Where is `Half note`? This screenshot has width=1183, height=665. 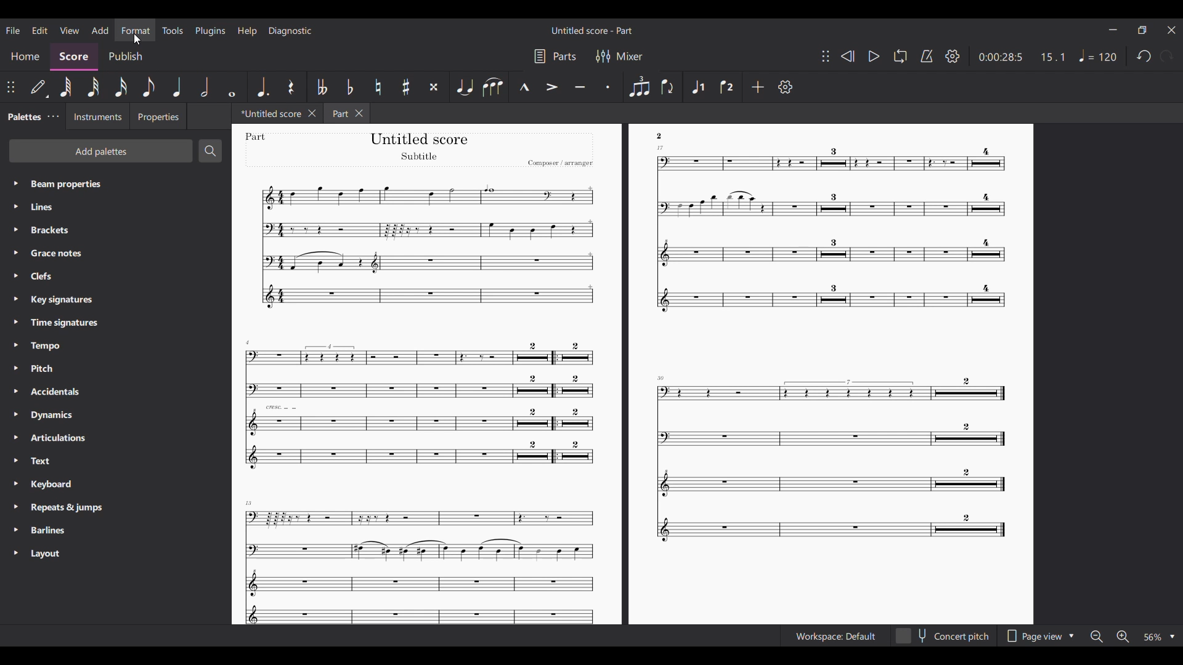
Half note is located at coordinates (205, 87).